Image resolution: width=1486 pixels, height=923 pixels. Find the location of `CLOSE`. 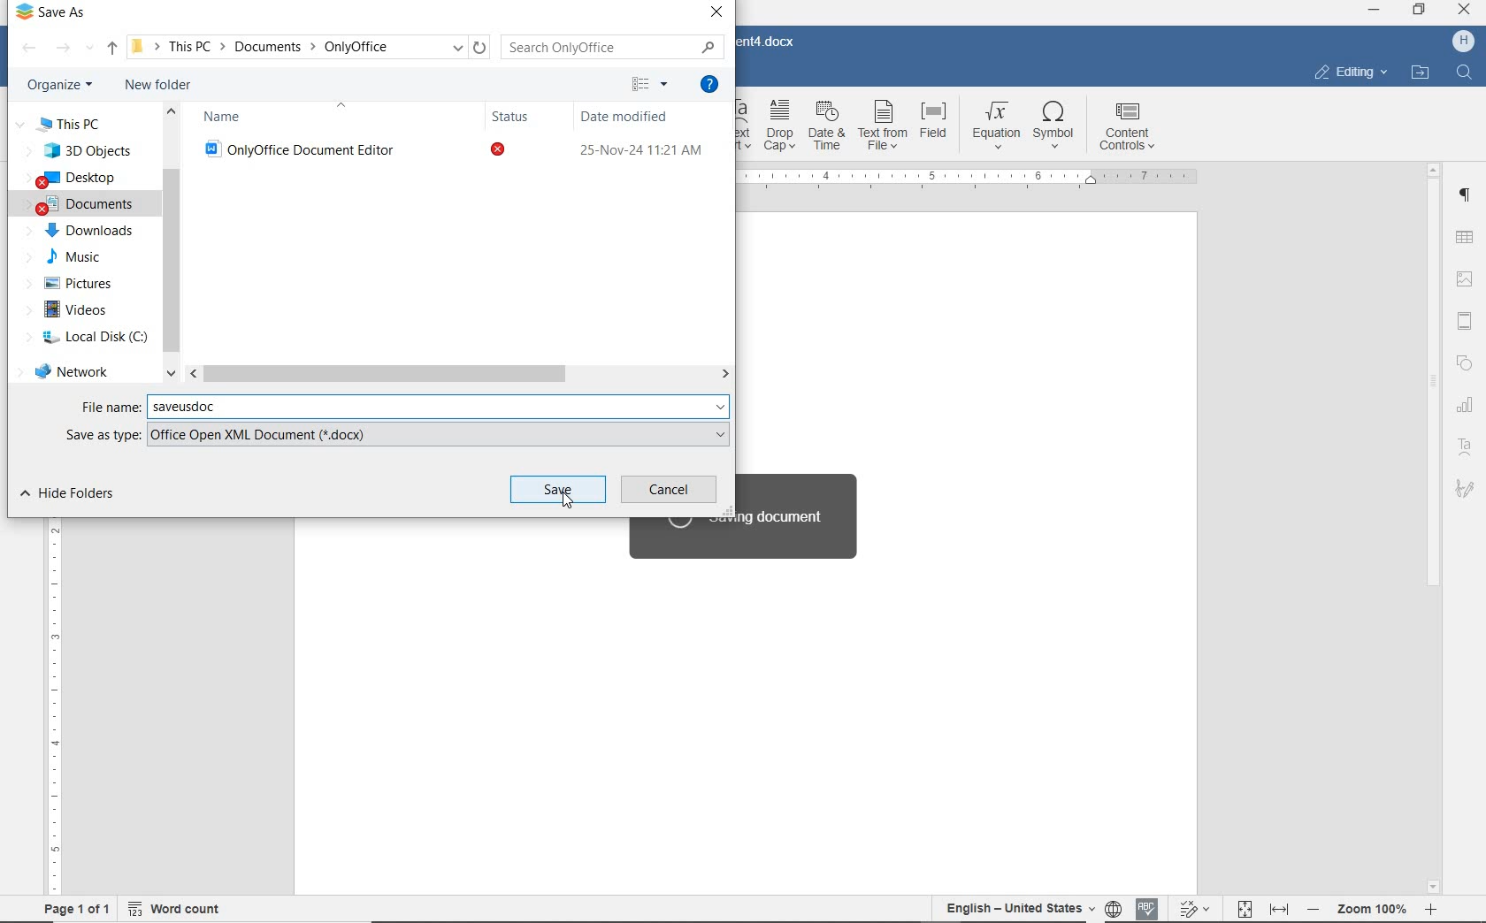

CLOSE is located at coordinates (1465, 10).